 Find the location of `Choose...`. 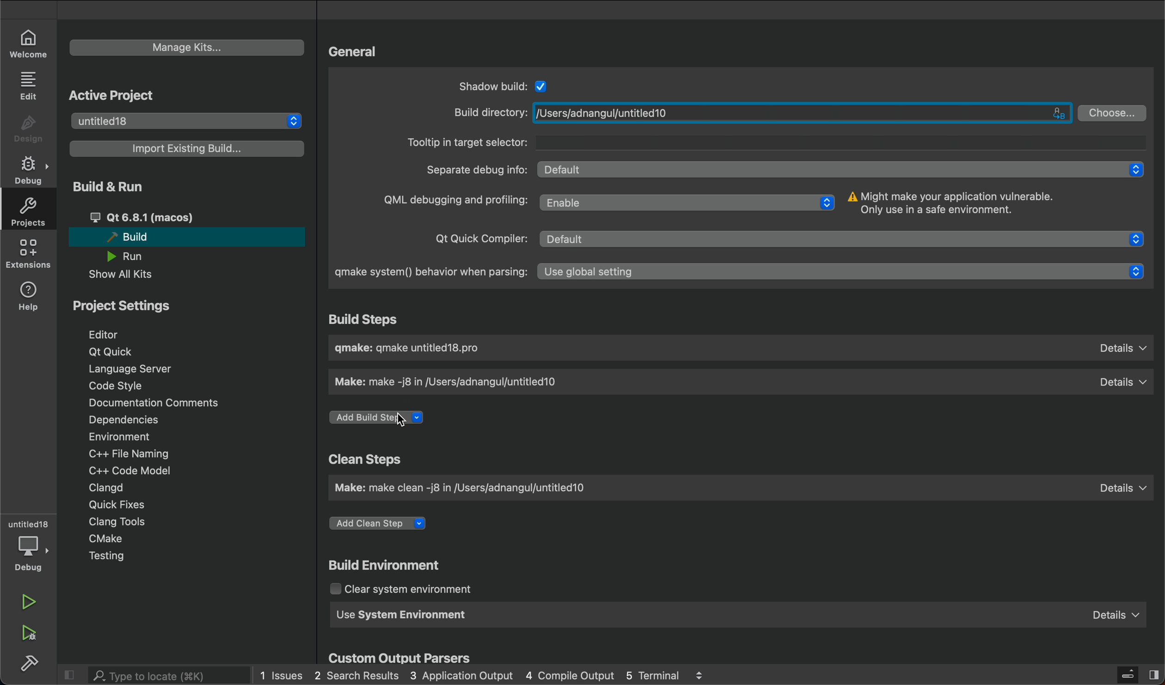

Choose... is located at coordinates (1113, 113).